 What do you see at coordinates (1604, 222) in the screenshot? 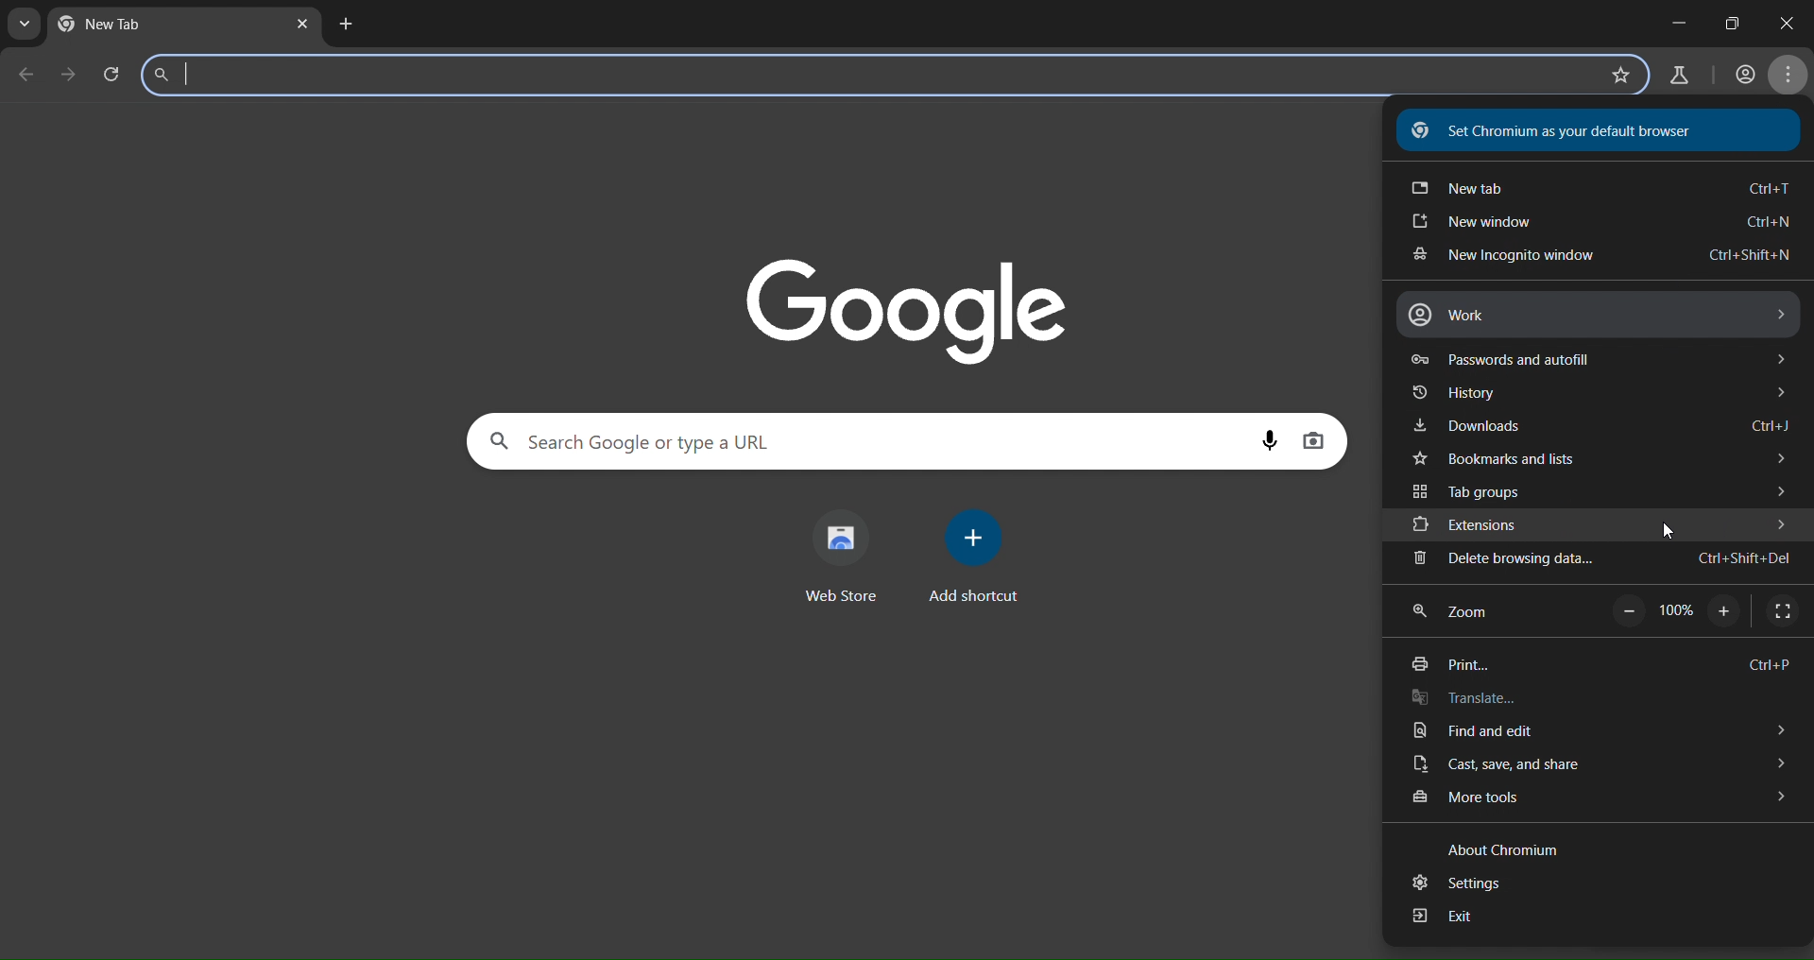
I see `new window` at bounding box center [1604, 222].